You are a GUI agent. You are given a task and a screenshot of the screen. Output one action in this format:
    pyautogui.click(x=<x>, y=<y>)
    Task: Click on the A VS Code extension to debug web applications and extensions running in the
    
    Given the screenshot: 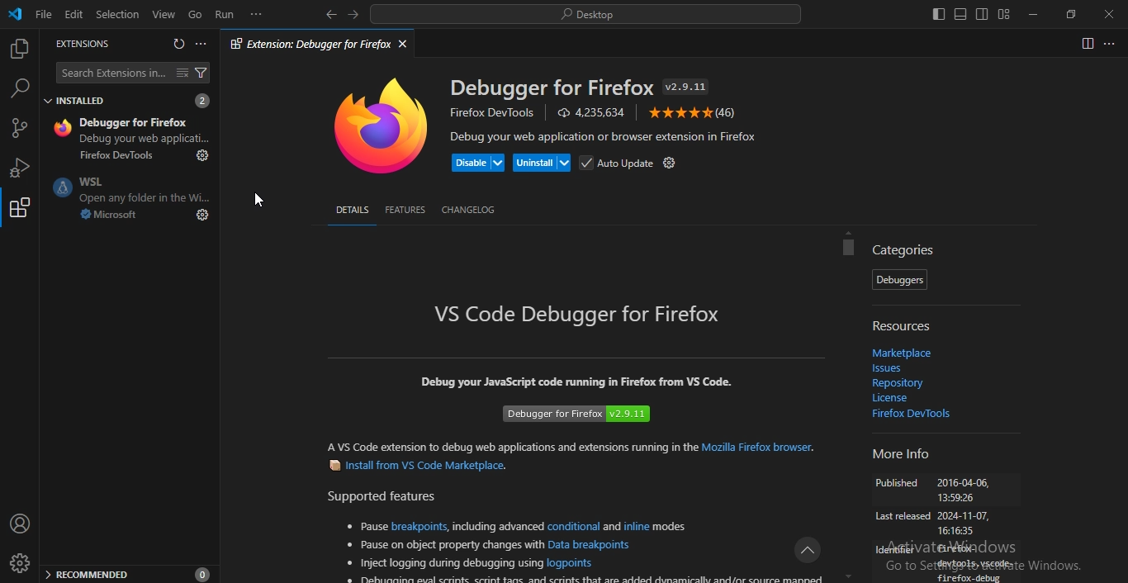 What is the action you would take?
    pyautogui.click(x=511, y=446)
    